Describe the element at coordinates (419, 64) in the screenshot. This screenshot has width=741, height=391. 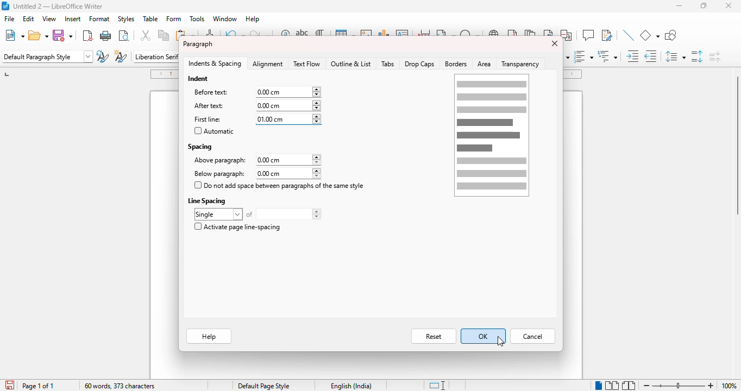
I see `drop caps` at that location.